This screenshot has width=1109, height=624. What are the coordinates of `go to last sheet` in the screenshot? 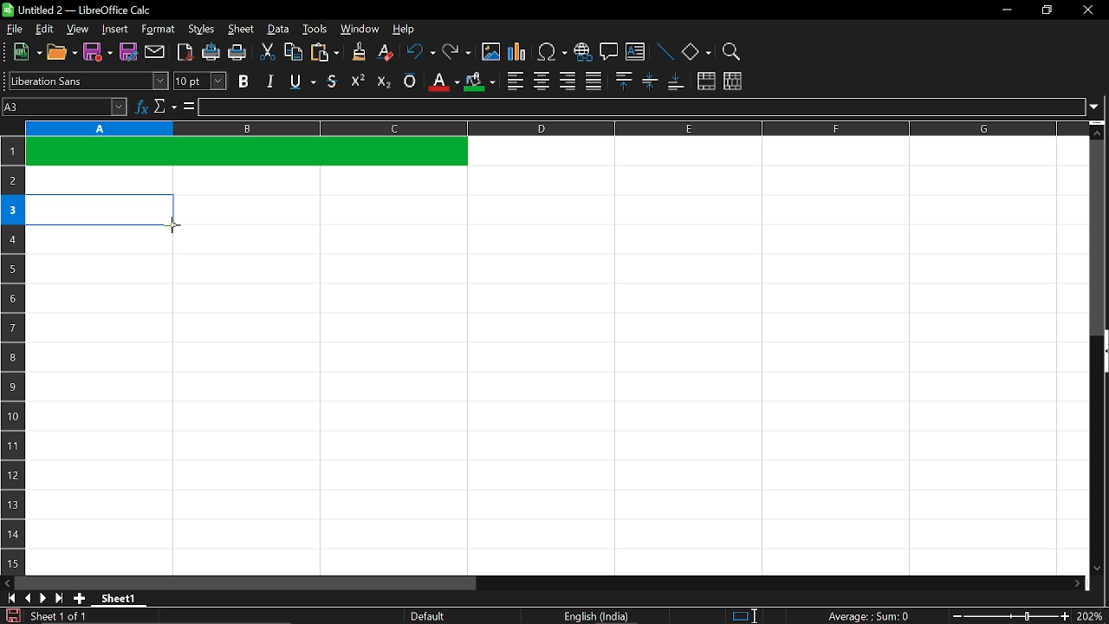 It's located at (57, 599).